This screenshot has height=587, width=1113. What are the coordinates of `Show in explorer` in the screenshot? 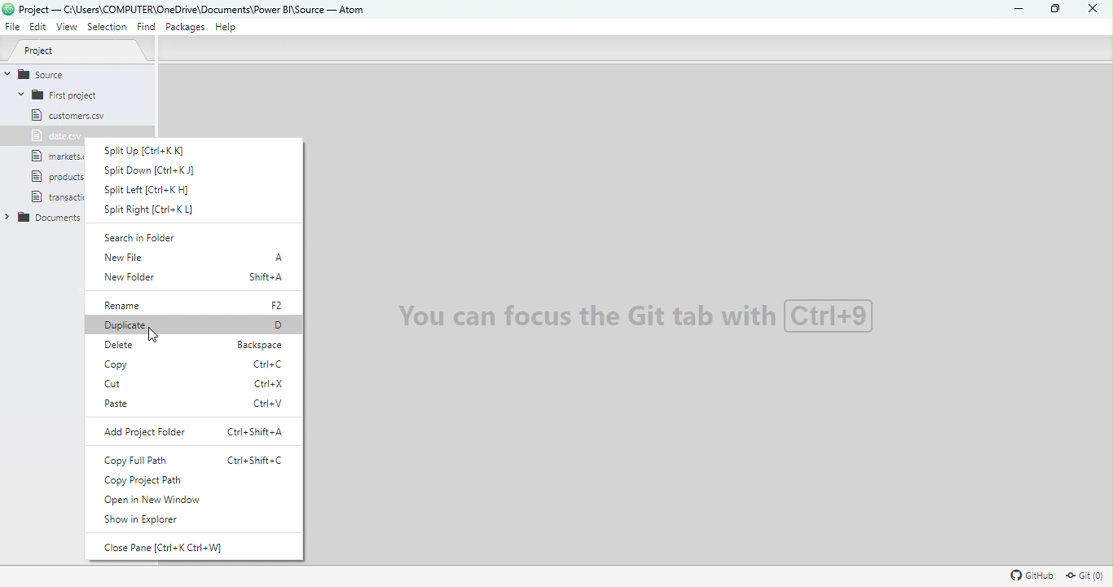 It's located at (145, 521).